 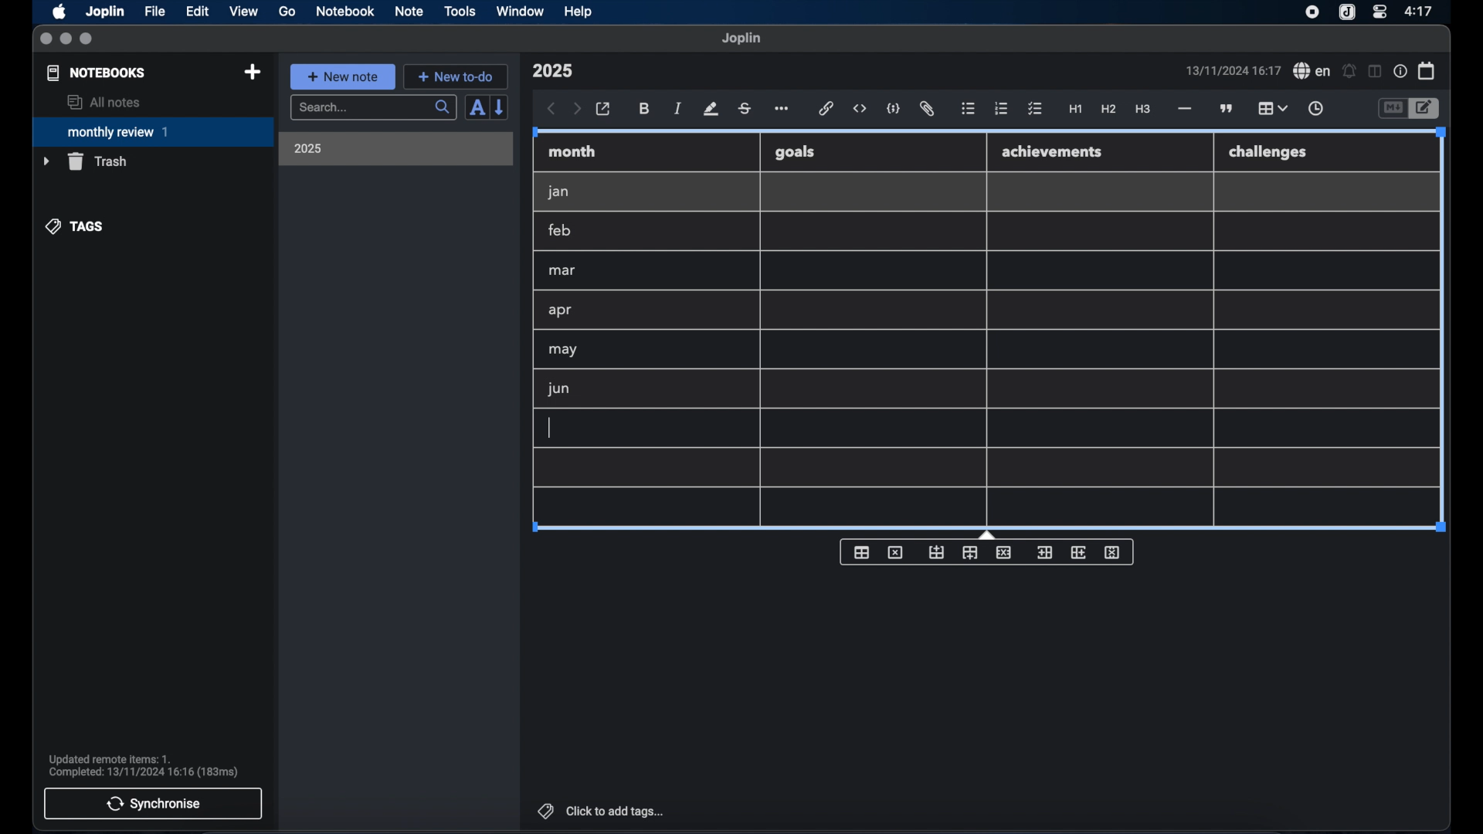 I want to click on control center, so click(x=1379, y=11).